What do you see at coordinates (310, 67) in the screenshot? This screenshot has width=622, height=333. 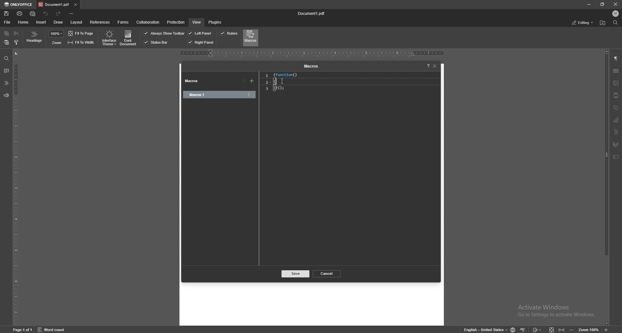 I see `macros` at bounding box center [310, 67].